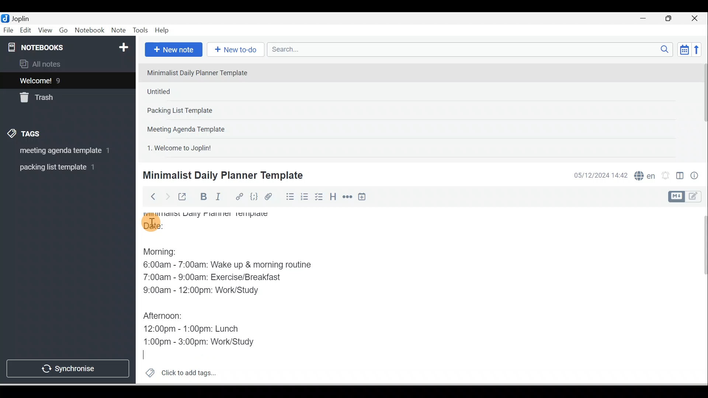 This screenshot has width=708, height=398. Describe the element at coordinates (219, 198) in the screenshot. I see `Italic` at that location.